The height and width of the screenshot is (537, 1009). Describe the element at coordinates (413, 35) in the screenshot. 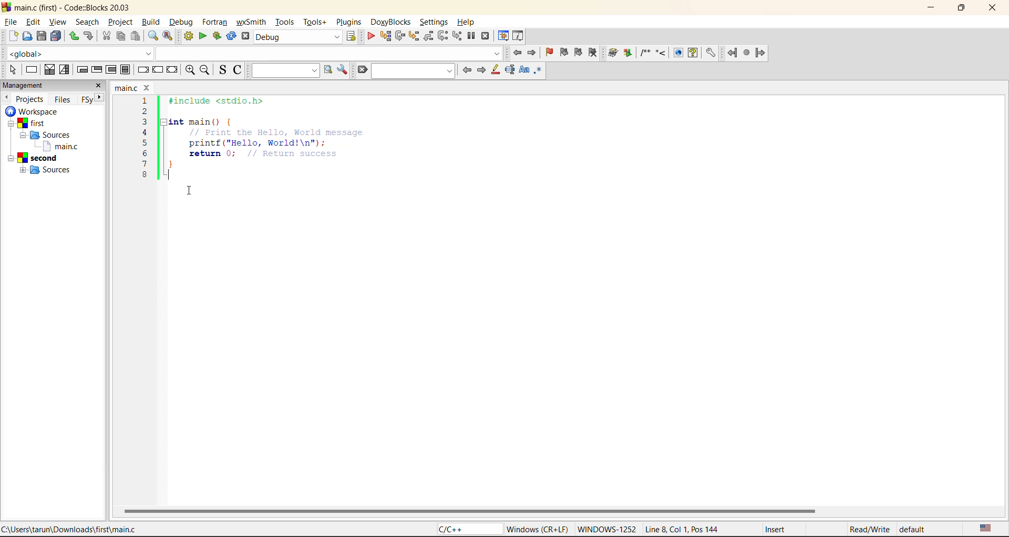

I see `step into` at that location.